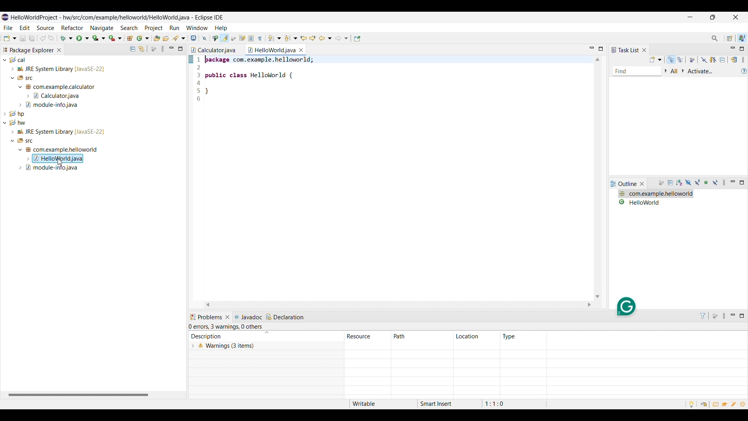 Image resolution: width=748 pixels, height=421 pixels. I want to click on Samples, so click(735, 404).